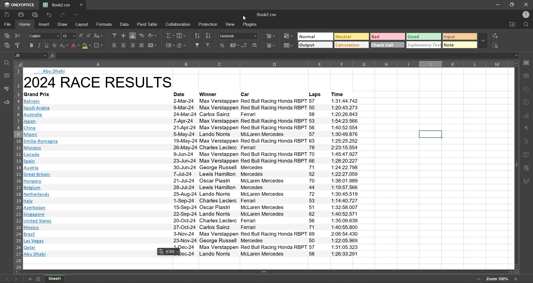 This screenshot has width=533, height=283. What do you see at coordinates (516, 165) in the screenshot?
I see `vertical scrollbar` at bounding box center [516, 165].